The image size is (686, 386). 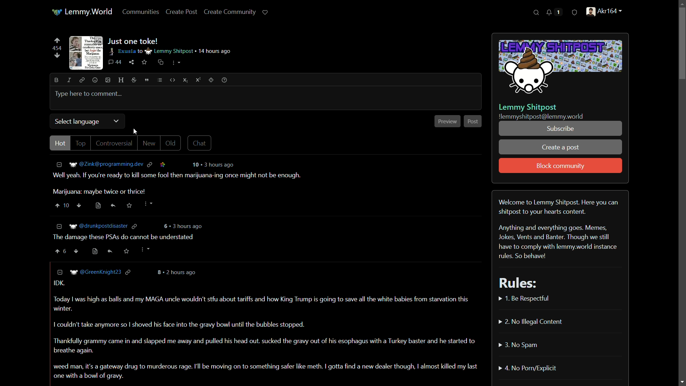 What do you see at coordinates (57, 56) in the screenshot?
I see `downvotes` at bounding box center [57, 56].